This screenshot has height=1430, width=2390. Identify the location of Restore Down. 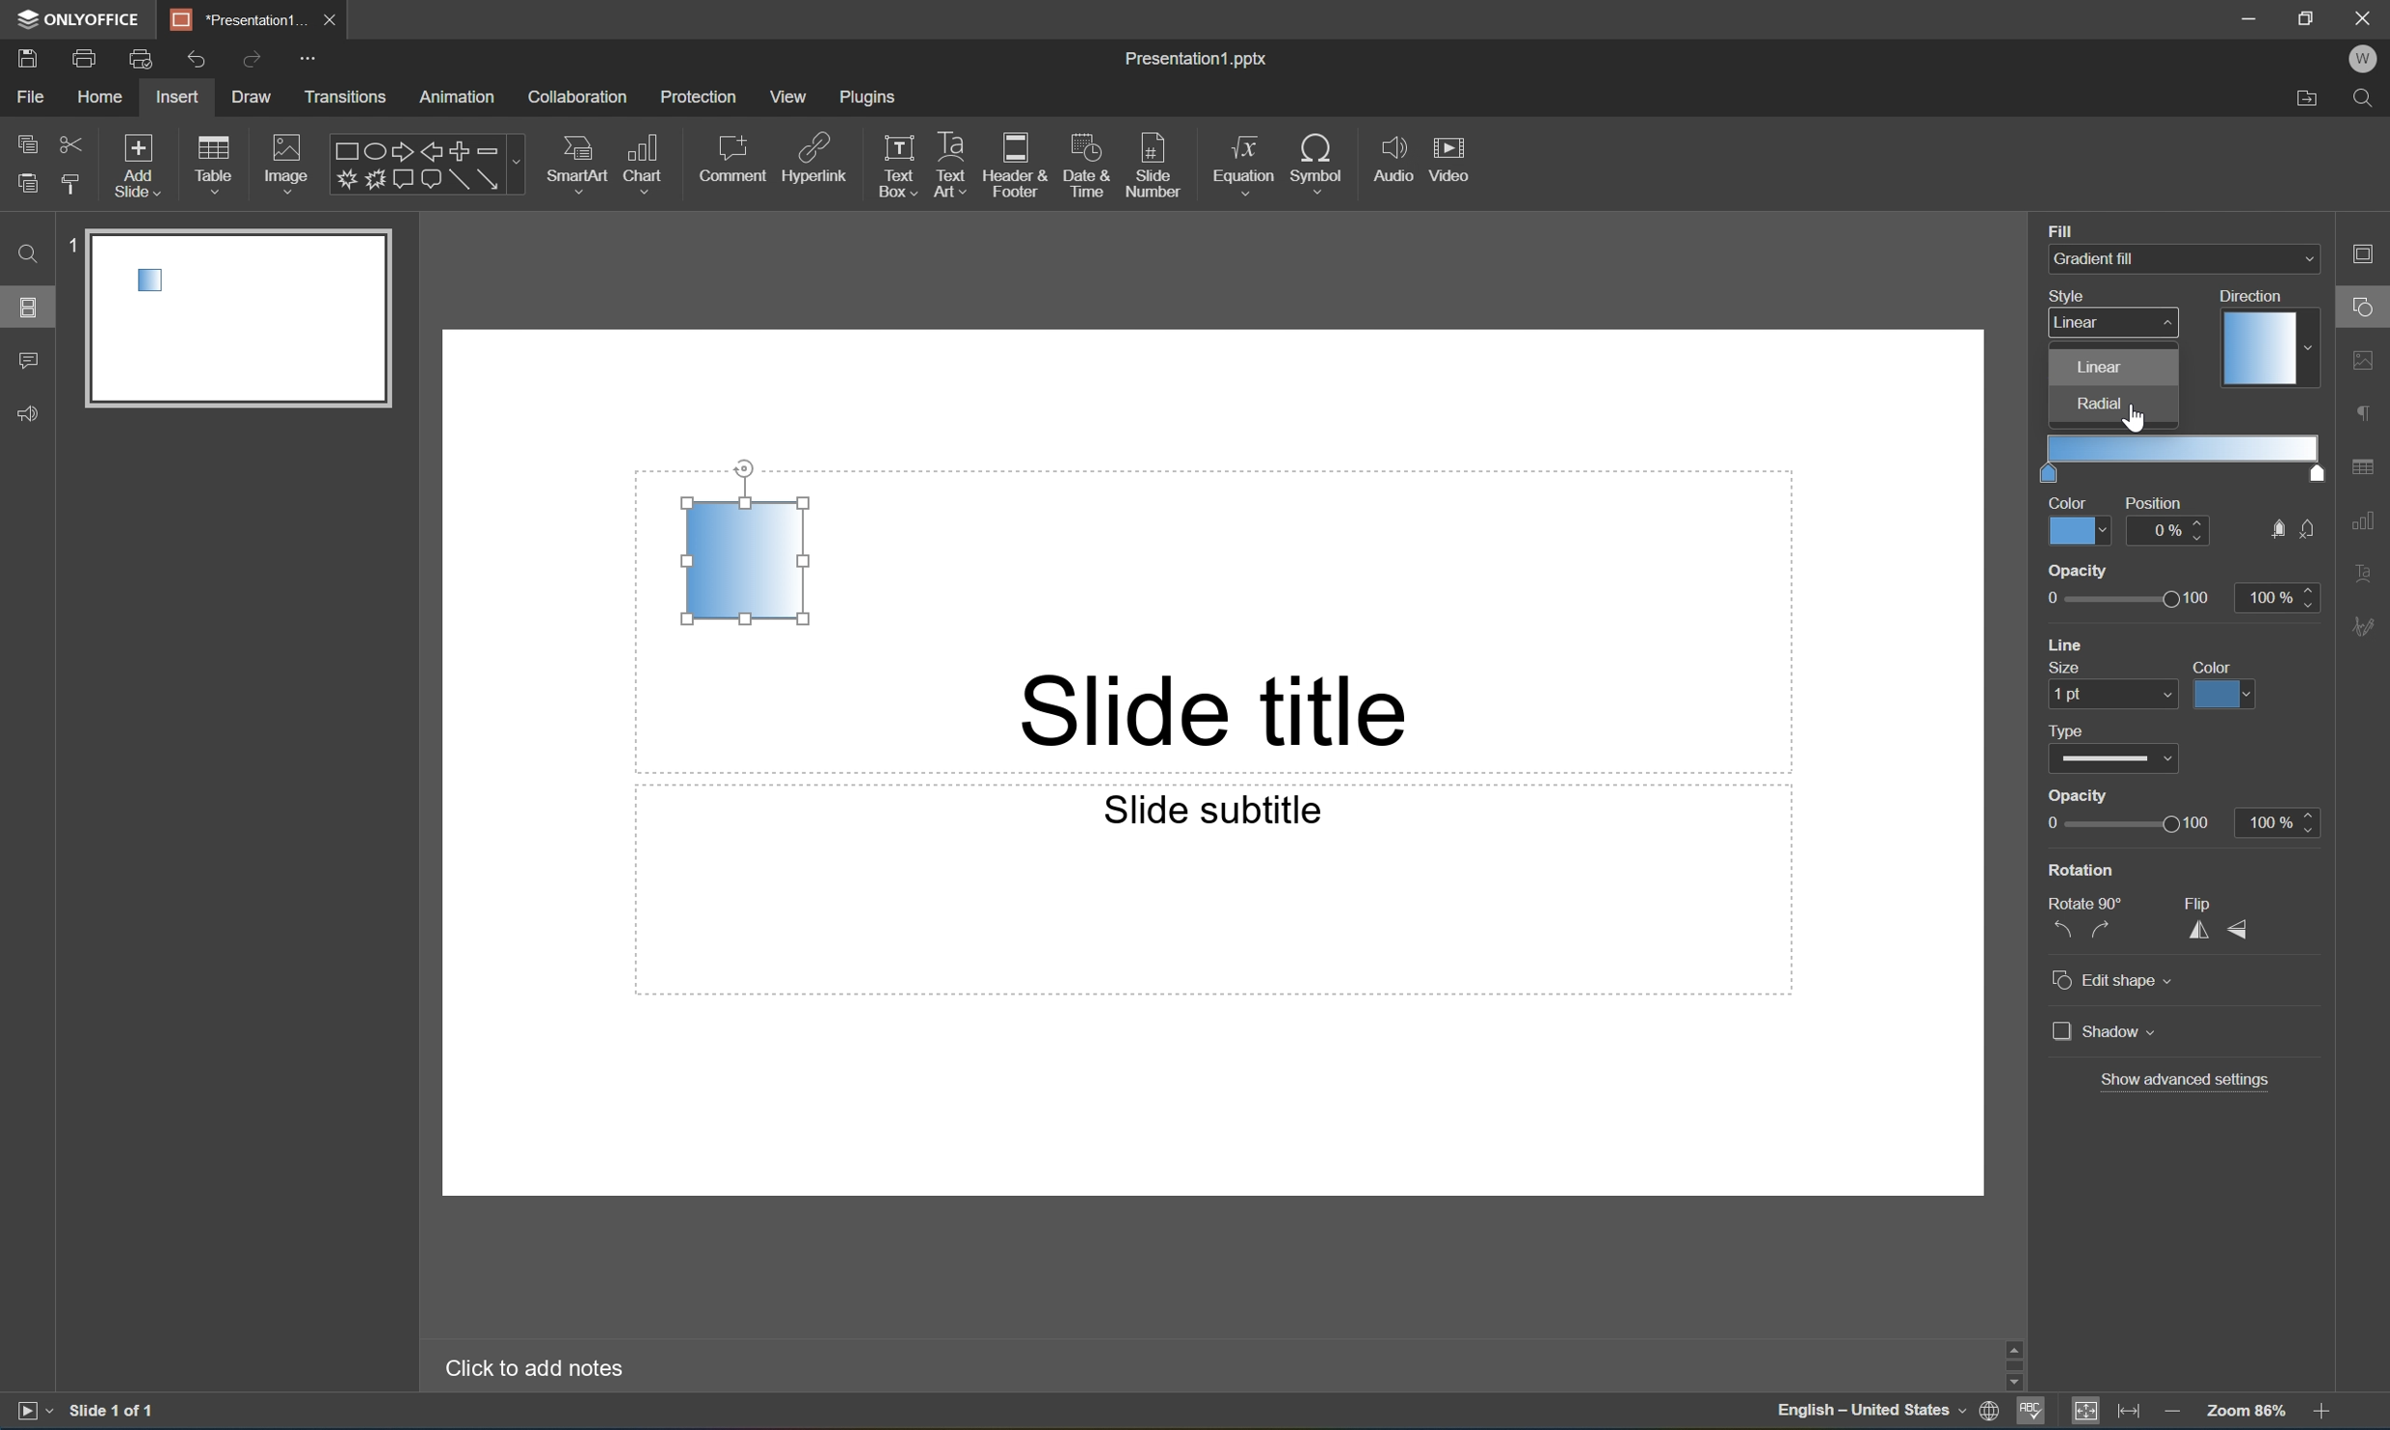
(2308, 14).